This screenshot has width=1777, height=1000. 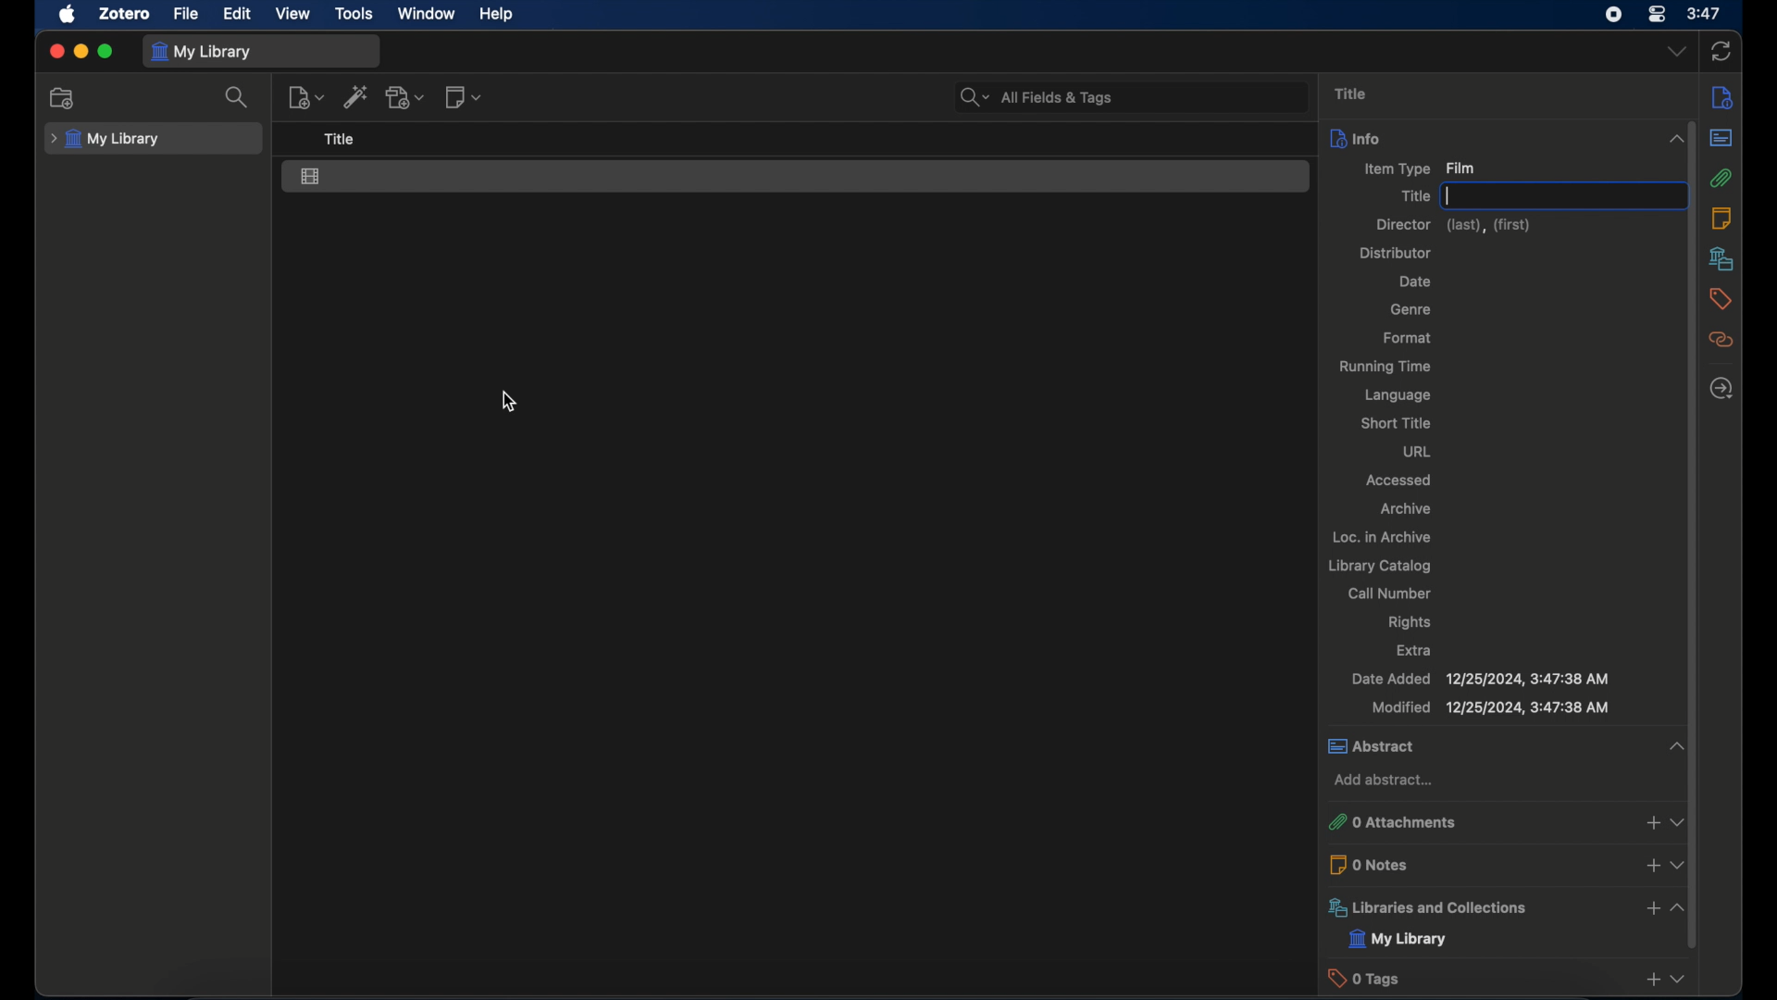 I want to click on accessed, so click(x=1398, y=481).